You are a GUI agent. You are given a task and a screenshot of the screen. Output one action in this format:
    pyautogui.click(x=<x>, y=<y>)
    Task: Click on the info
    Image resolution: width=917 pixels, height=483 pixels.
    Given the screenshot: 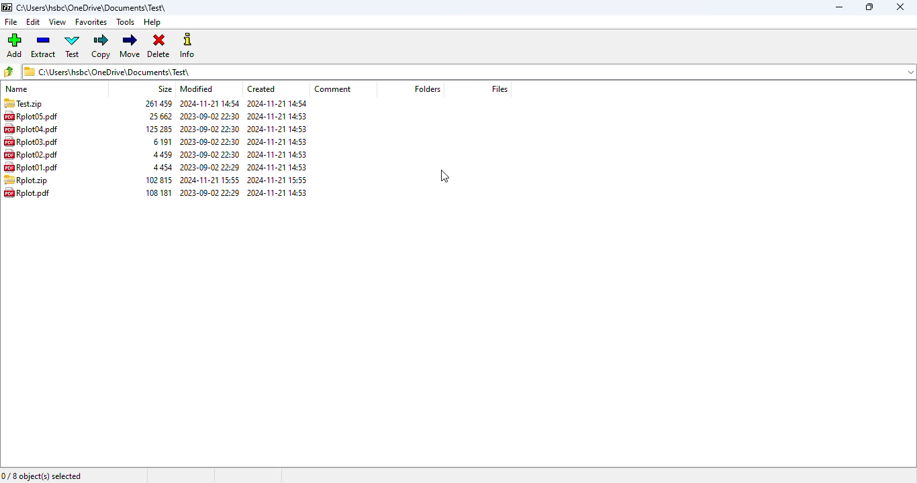 What is the action you would take?
    pyautogui.click(x=187, y=45)
    